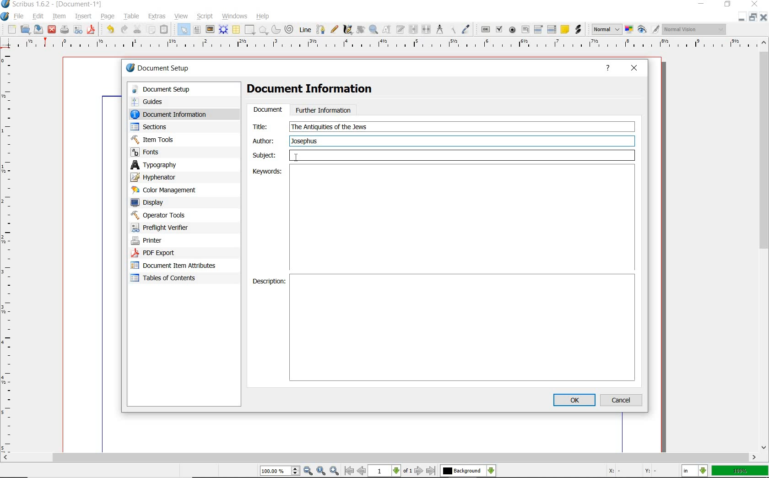 The height and width of the screenshot is (478, 769). What do you see at coordinates (629, 29) in the screenshot?
I see `toggle color management` at bounding box center [629, 29].